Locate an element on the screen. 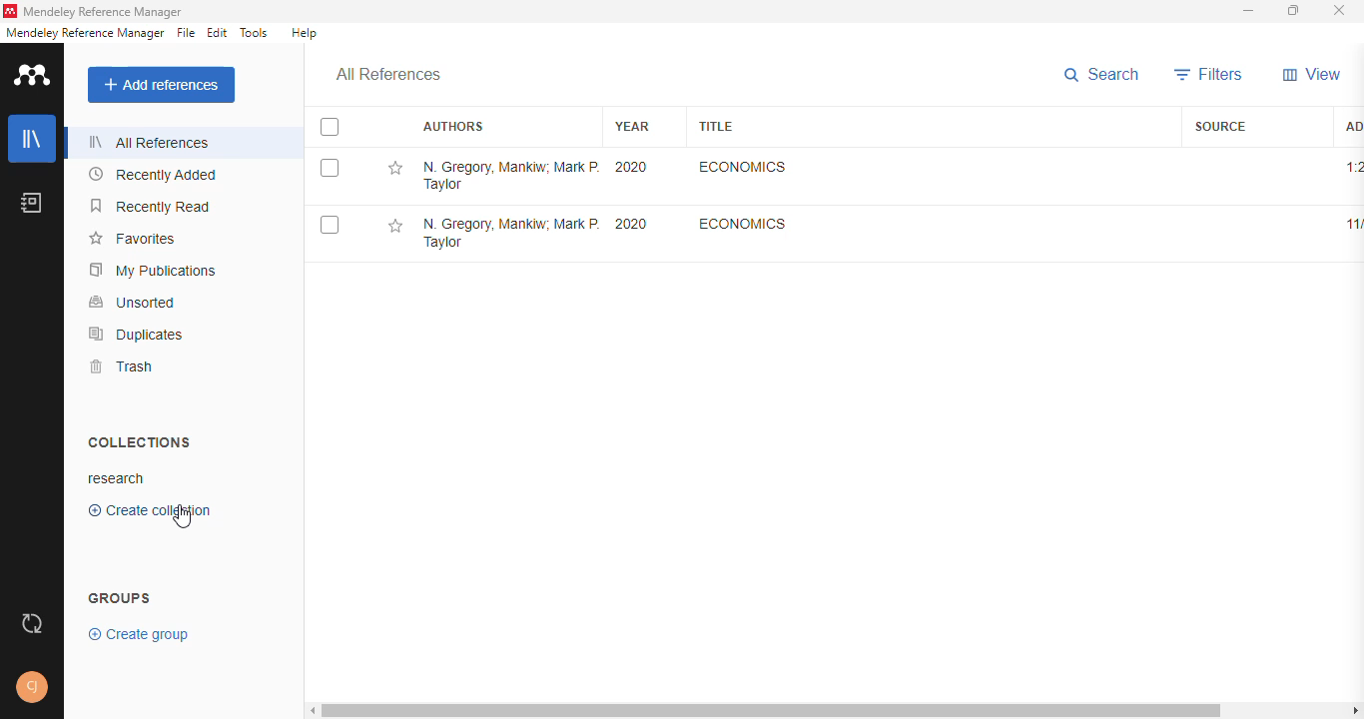 This screenshot has width=1364, height=719. recently read is located at coordinates (152, 206).